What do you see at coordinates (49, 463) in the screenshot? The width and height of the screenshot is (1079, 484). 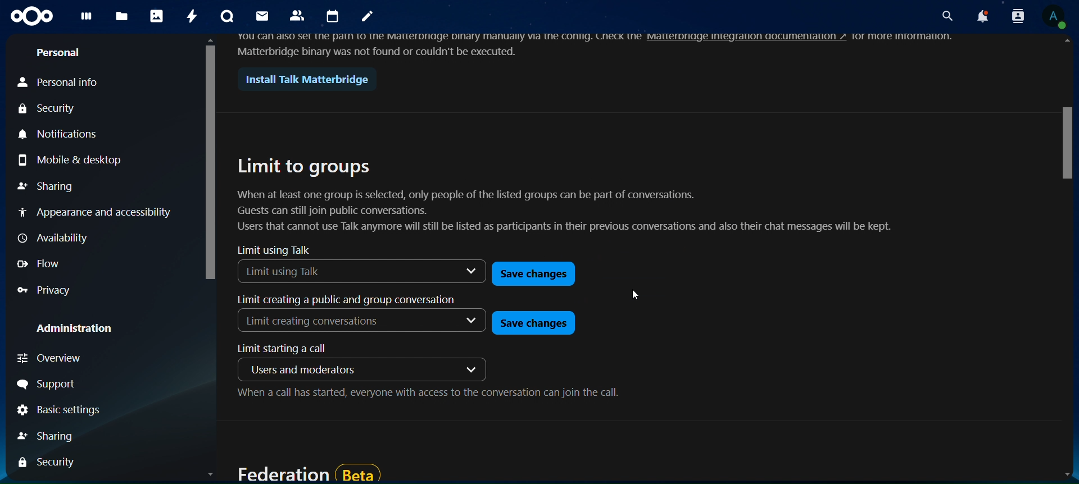 I see `security` at bounding box center [49, 463].